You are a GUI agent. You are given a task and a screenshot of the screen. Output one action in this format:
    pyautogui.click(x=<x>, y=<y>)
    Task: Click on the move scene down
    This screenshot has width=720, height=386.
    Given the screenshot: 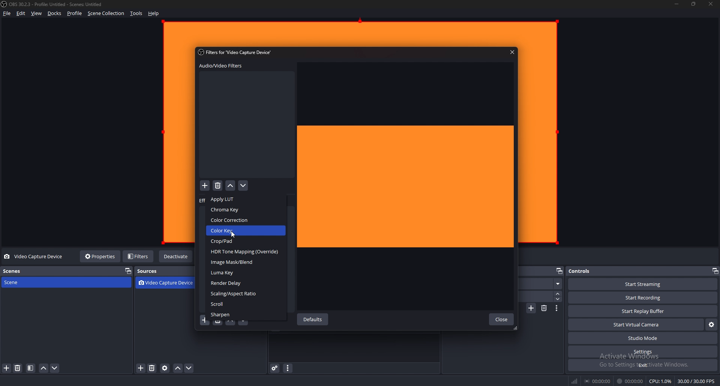 What is the action you would take?
    pyautogui.click(x=54, y=368)
    